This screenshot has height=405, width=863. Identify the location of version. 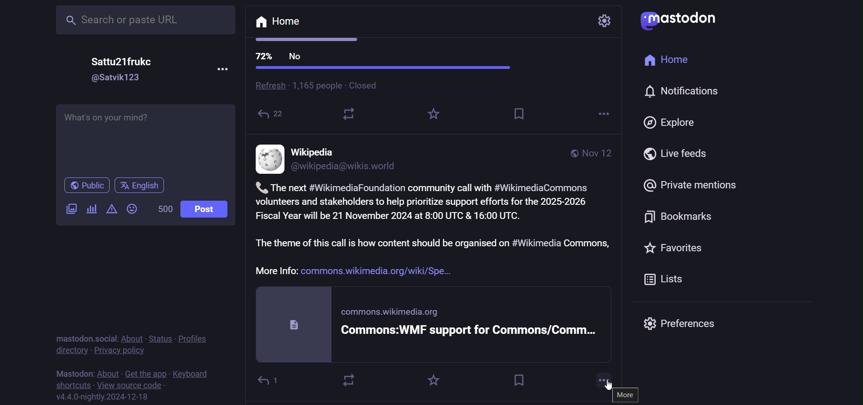
(107, 398).